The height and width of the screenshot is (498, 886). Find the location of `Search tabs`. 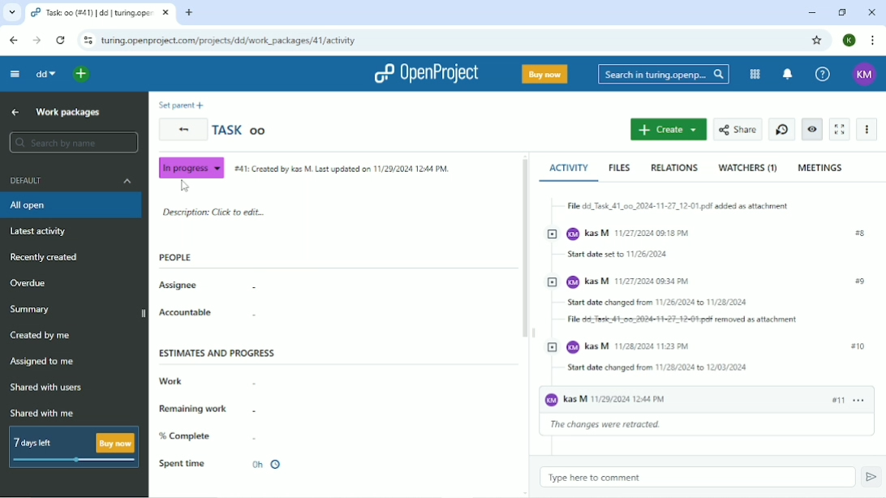

Search tabs is located at coordinates (12, 11).